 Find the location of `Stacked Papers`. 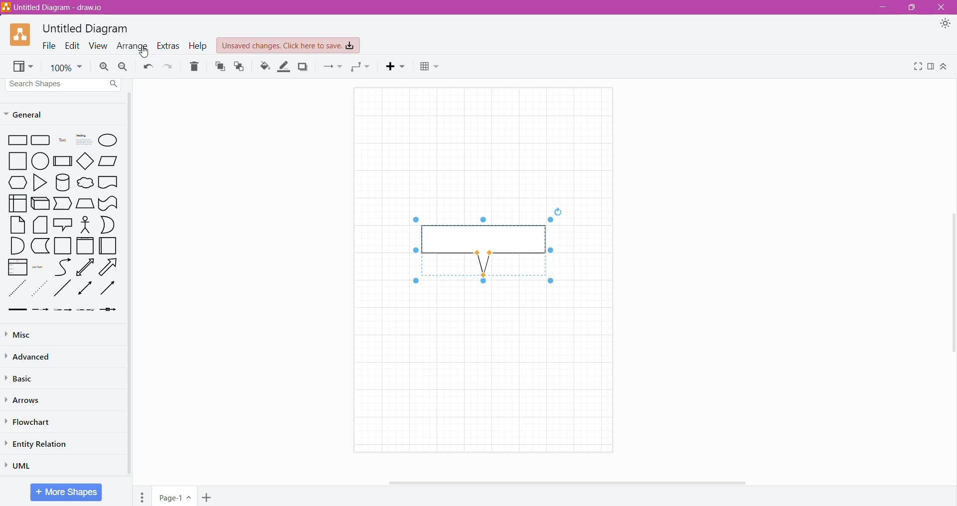

Stacked Papers is located at coordinates (40, 225).